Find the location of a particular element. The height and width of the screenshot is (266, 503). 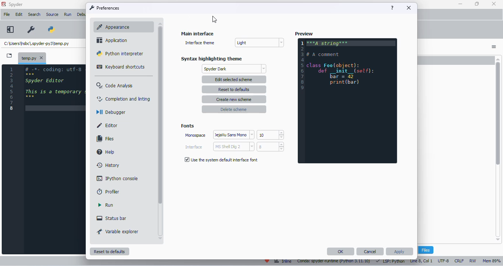

reset to defaults is located at coordinates (234, 90).